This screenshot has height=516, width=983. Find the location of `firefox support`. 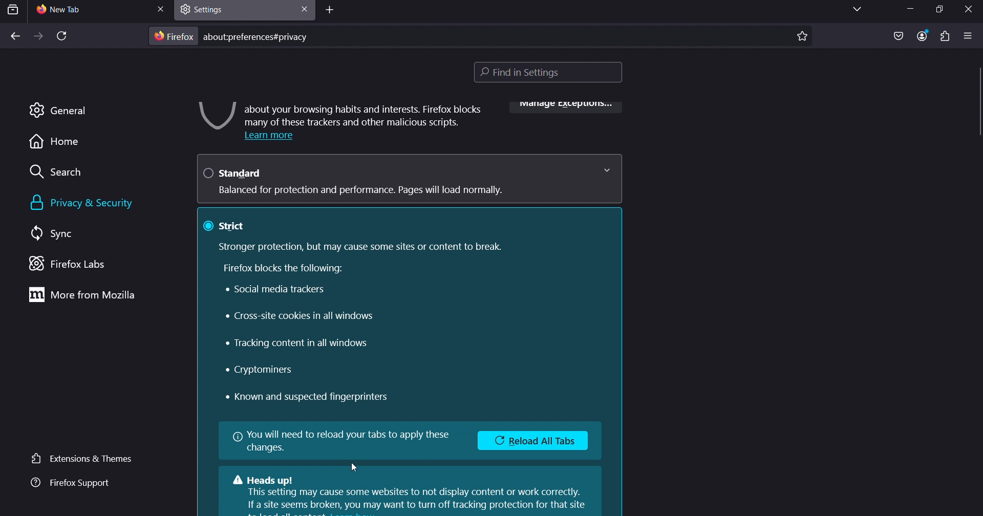

firefox support is located at coordinates (69, 483).